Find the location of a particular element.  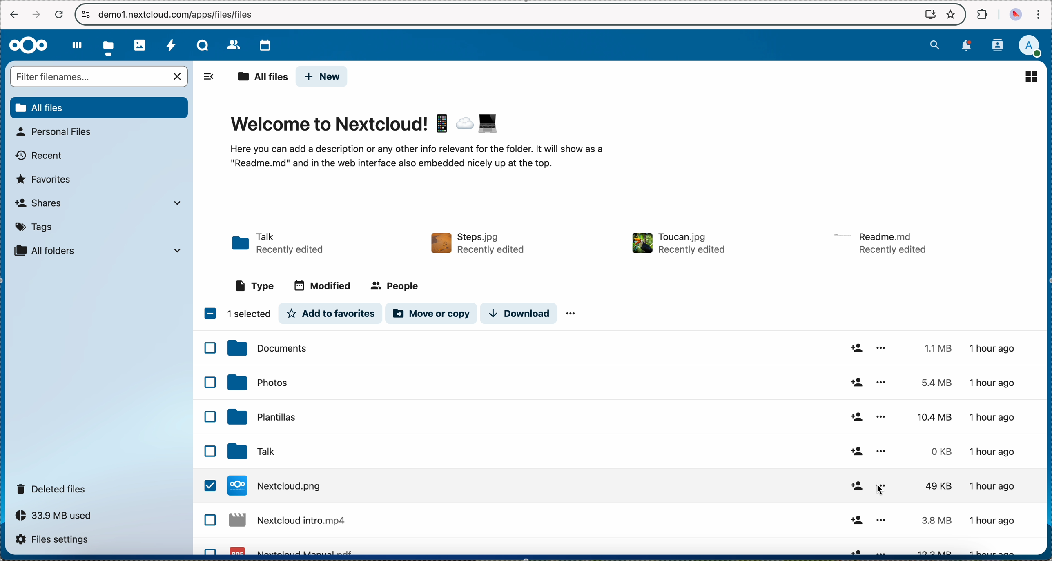

URL is located at coordinates (178, 14).